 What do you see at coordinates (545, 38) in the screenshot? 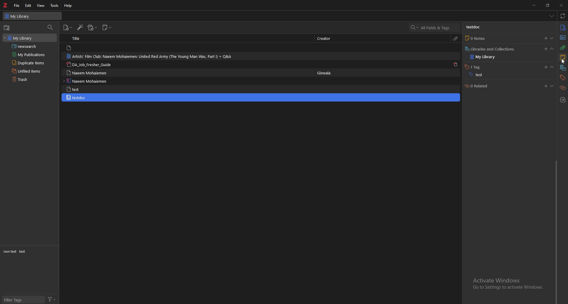
I see `add notes` at bounding box center [545, 38].